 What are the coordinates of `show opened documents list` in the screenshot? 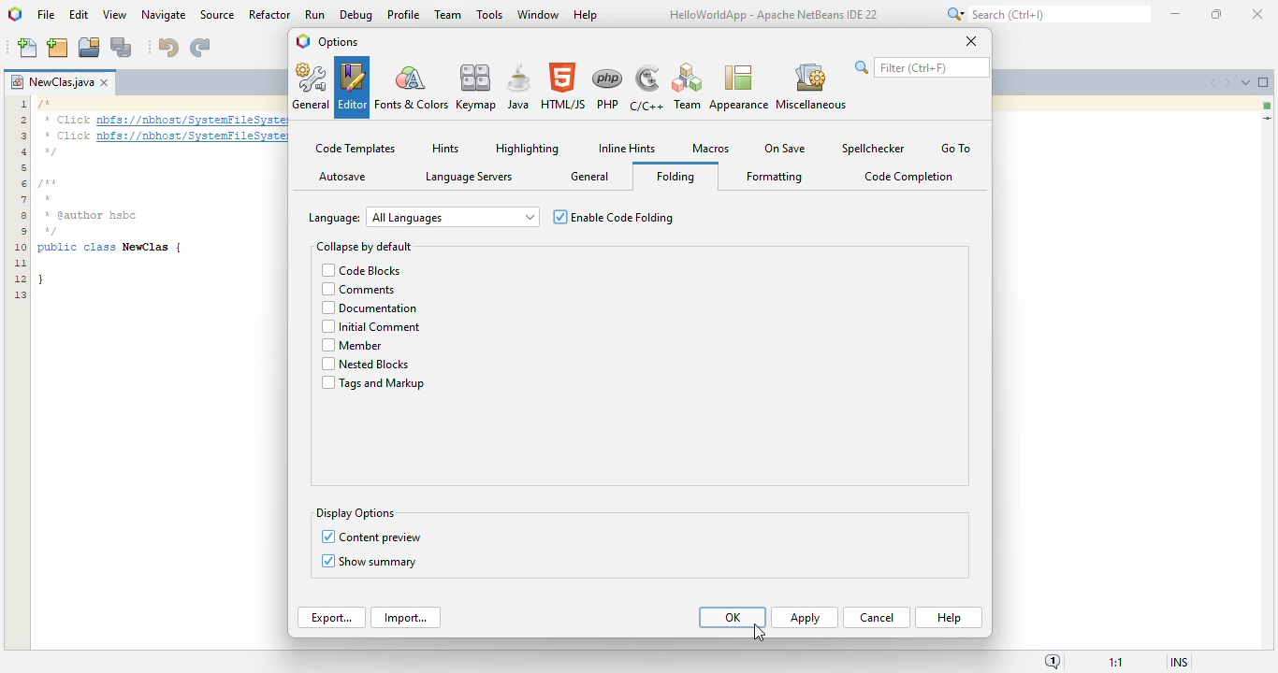 It's located at (1244, 81).